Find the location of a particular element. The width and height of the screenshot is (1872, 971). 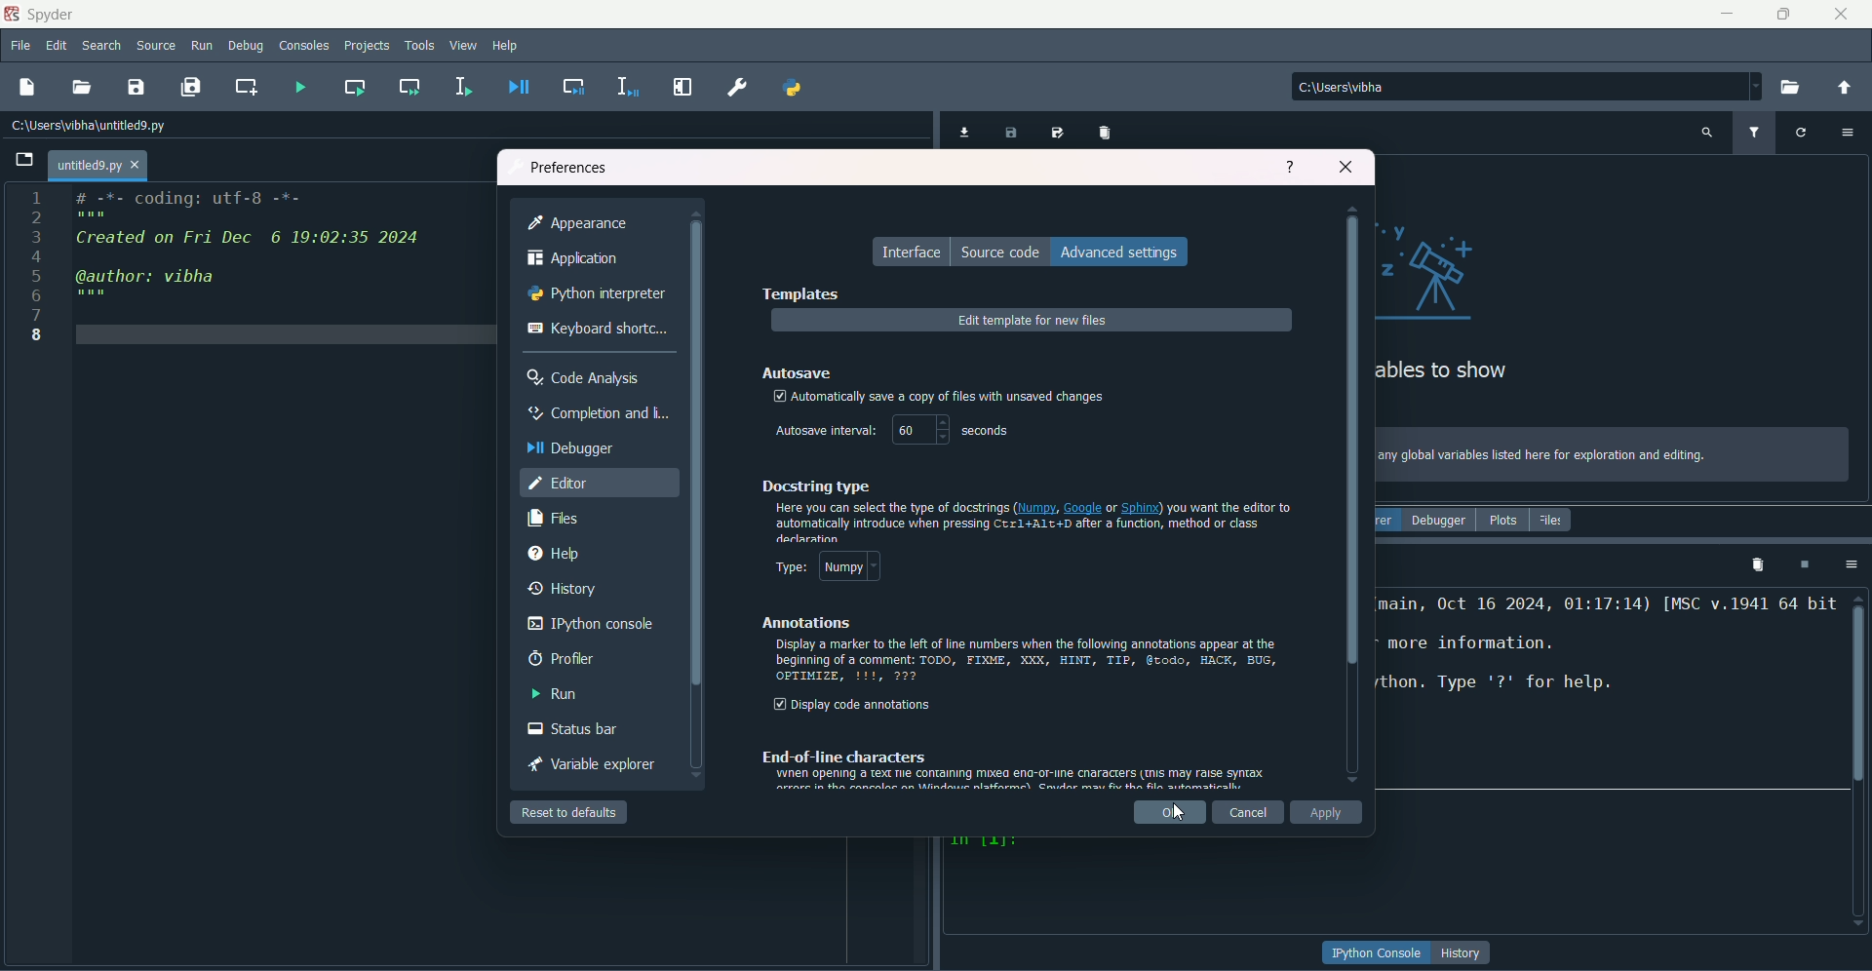

ipython console is located at coordinates (592, 624).